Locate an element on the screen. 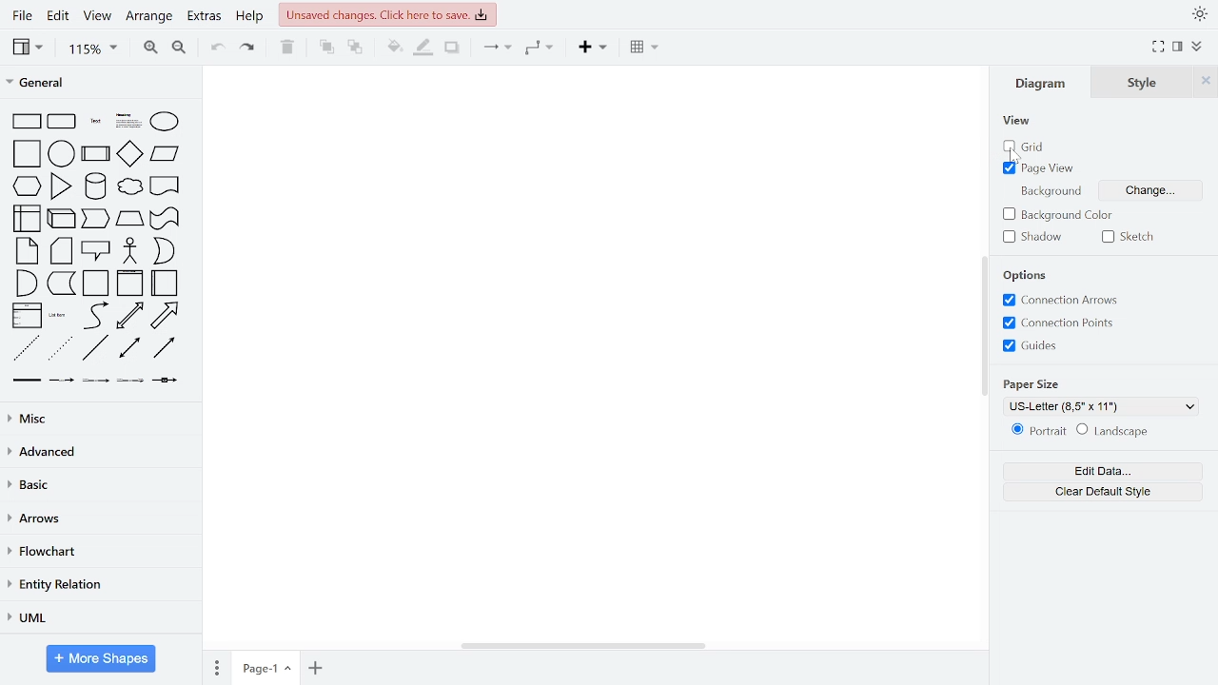 Image resolution: width=1218 pixels, height=685 pixels. unsaved changes. Click here to save is located at coordinates (385, 14).